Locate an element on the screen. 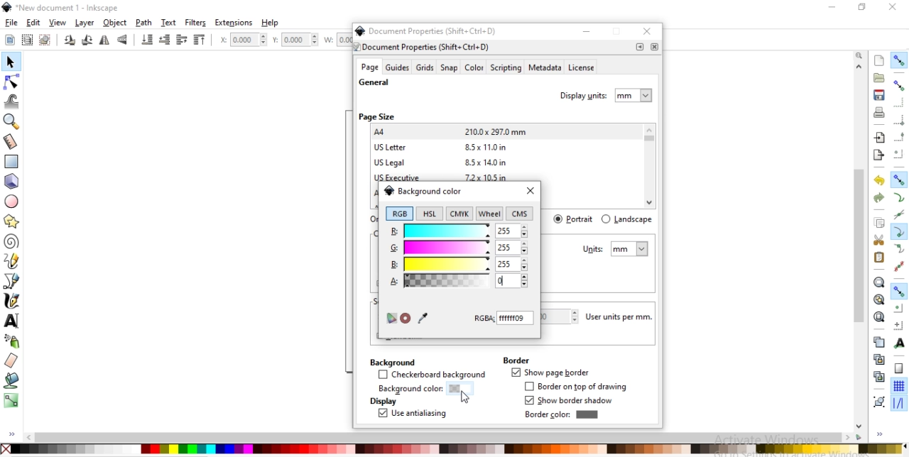 The width and height of the screenshot is (909, 457). snap centers of objects is located at coordinates (898, 308).